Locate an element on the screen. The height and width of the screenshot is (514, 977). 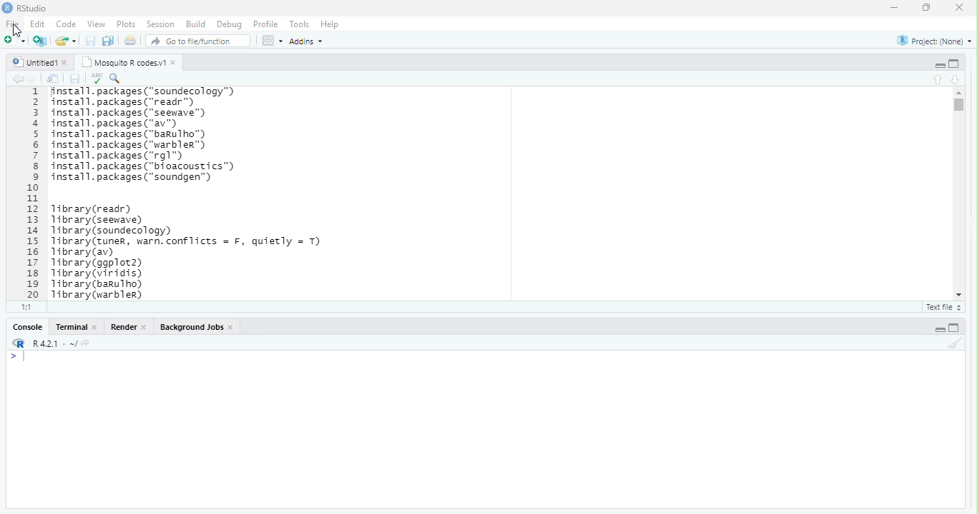
Edit is located at coordinates (39, 24).